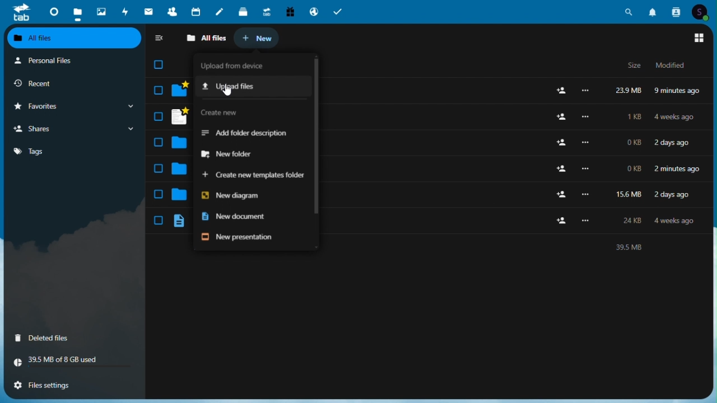  I want to click on Shares, so click(71, 130).